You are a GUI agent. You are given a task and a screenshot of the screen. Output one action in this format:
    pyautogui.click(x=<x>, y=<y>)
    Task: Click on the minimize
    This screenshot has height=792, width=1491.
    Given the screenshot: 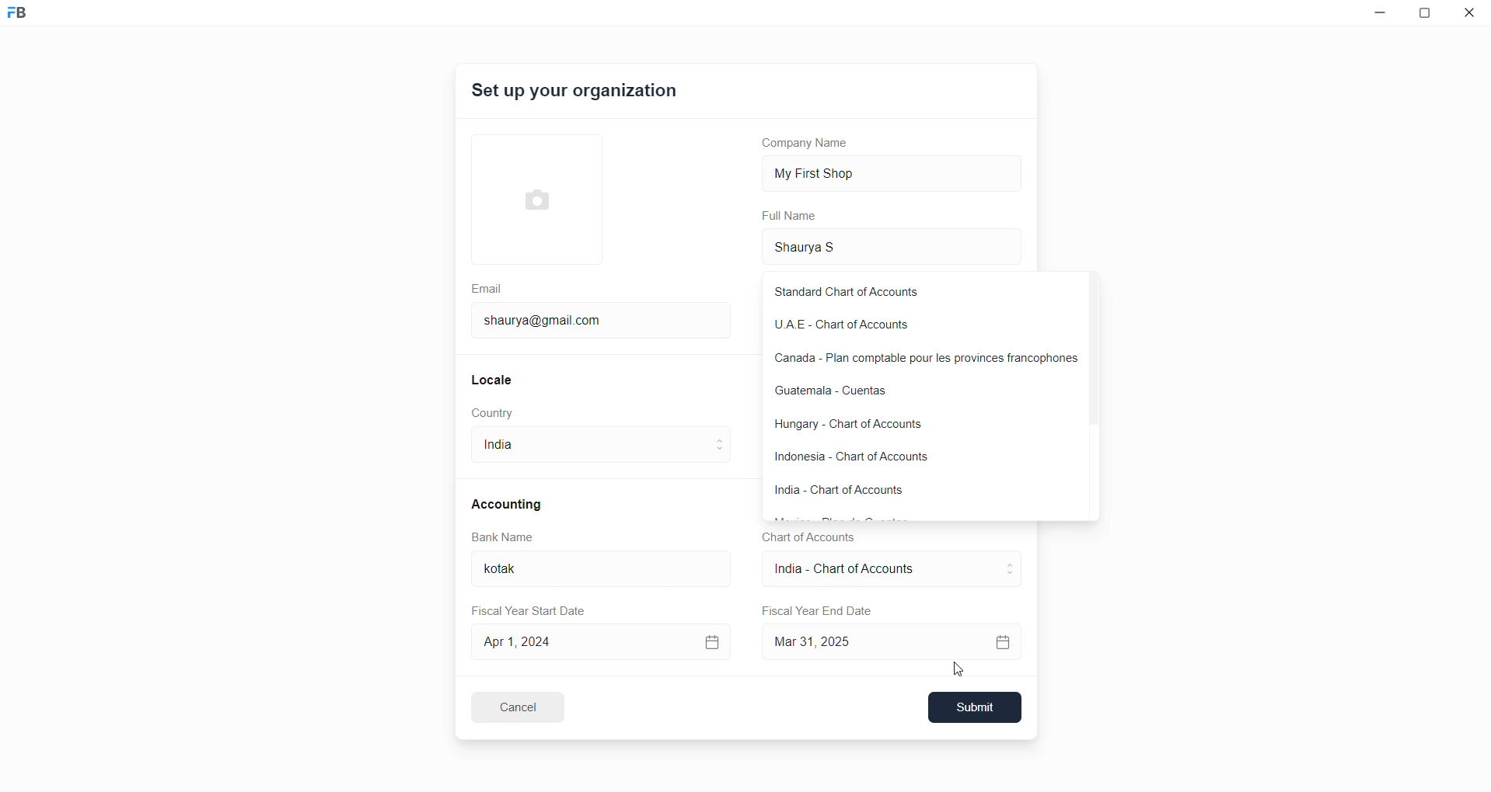 What is the action you would take?
    pyautogui.click(x=1377, y=16)
    